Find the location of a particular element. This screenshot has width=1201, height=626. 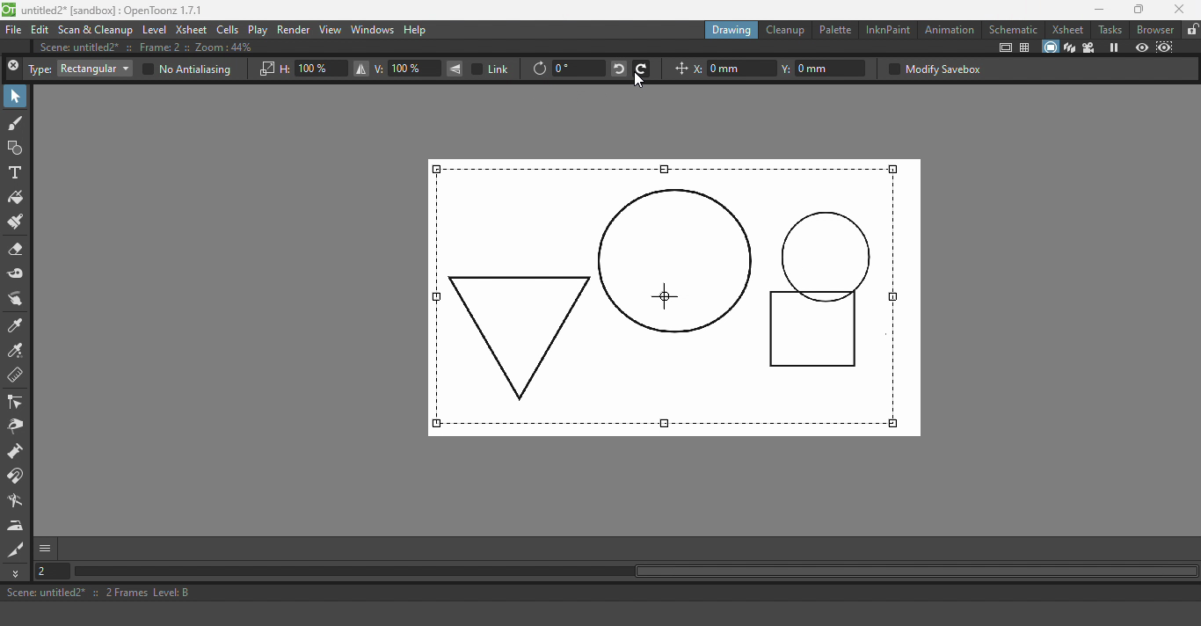

Field guide is located at coordinates (1027, 48).